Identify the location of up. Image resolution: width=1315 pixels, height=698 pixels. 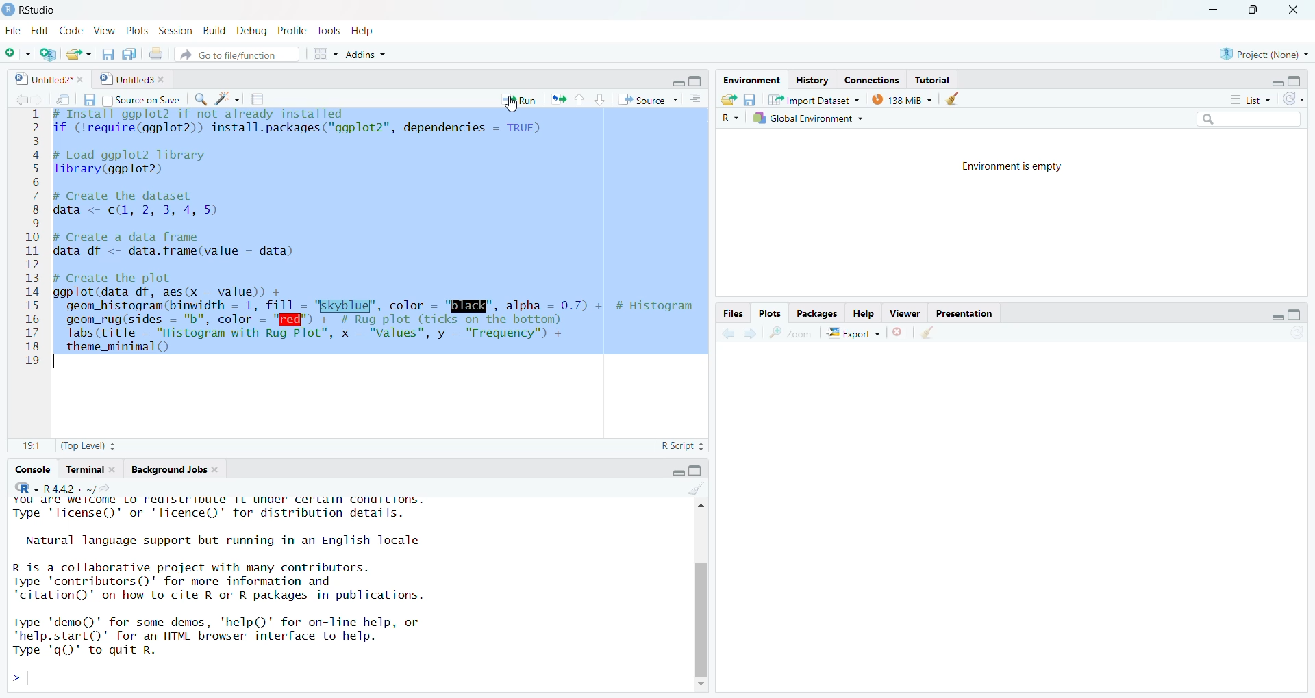
(581, 100).